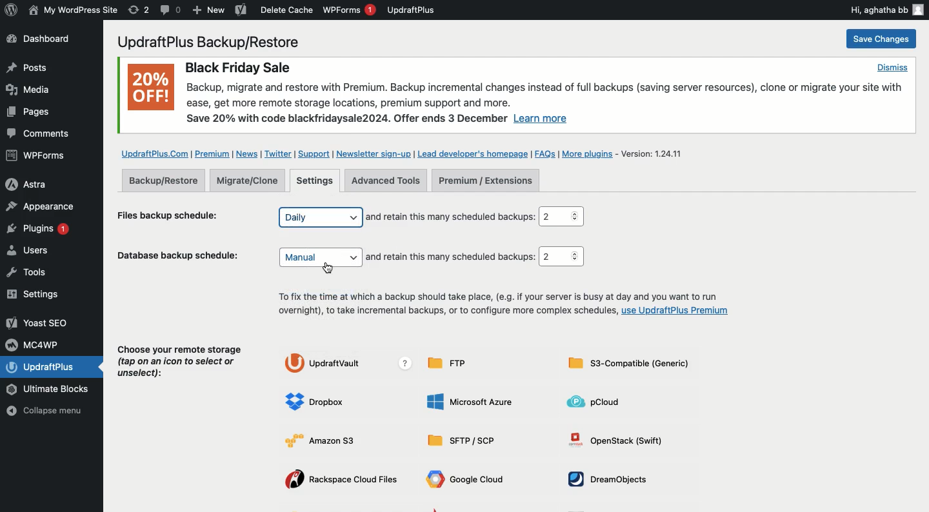 This screenshot has width=929, height=512. Describe the element at coordinates (237, 66) in the screenshot. I see `Black Friday Sale` at that location.